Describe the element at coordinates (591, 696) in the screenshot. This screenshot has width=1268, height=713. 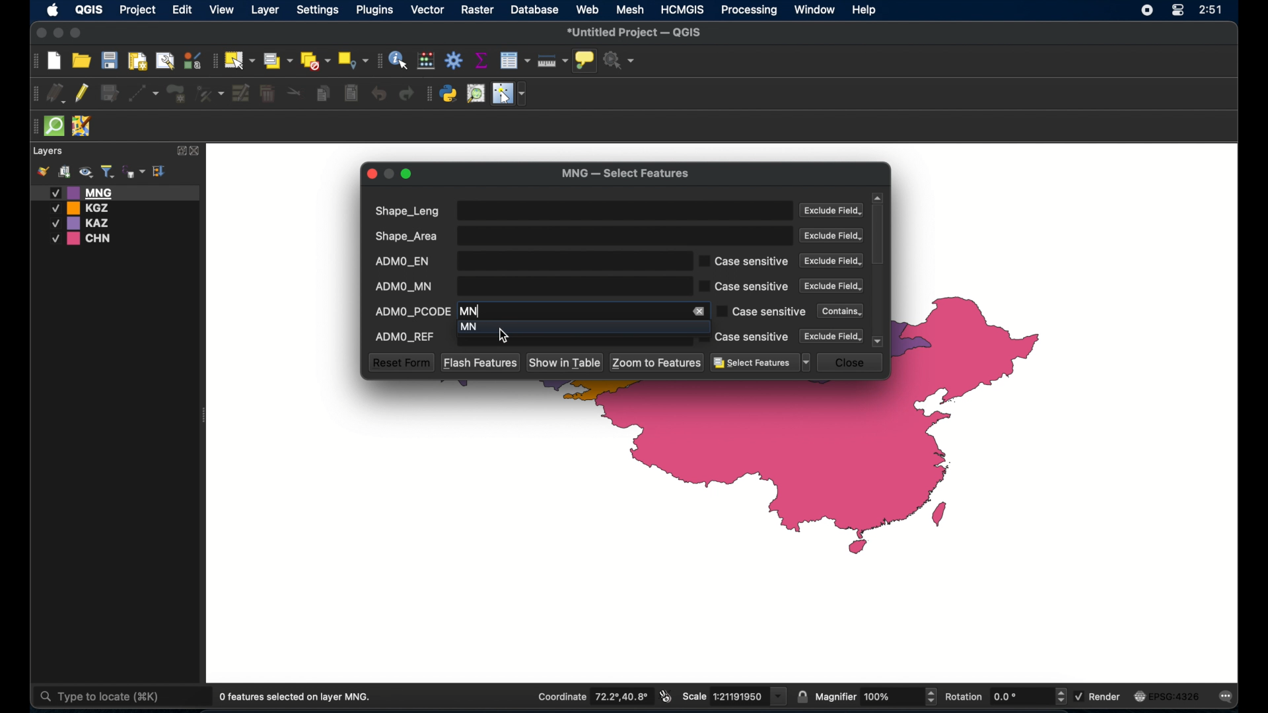
I see `Coordinate  72.2°,40.8°` at that location.